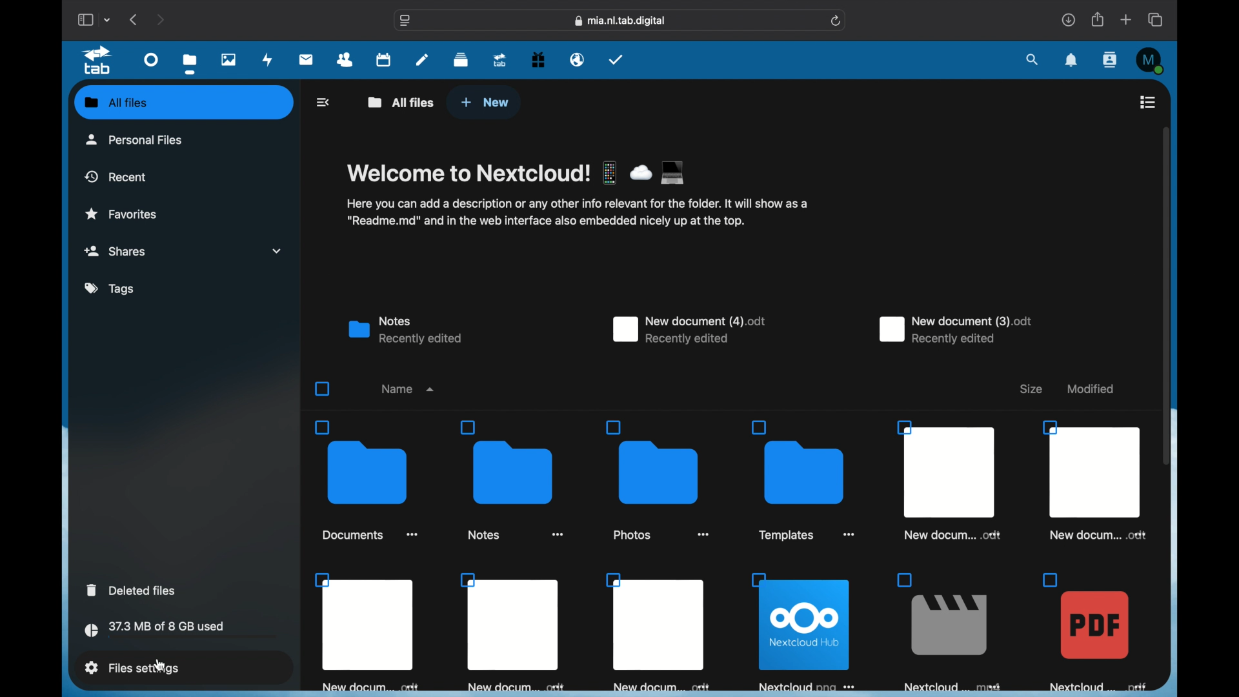 Image resolution: width=1239 pixels, height=697 pixels. What do you see at coordinates (660, 631) in the screenshot?
I see `file` at bounding box center [660, 631].